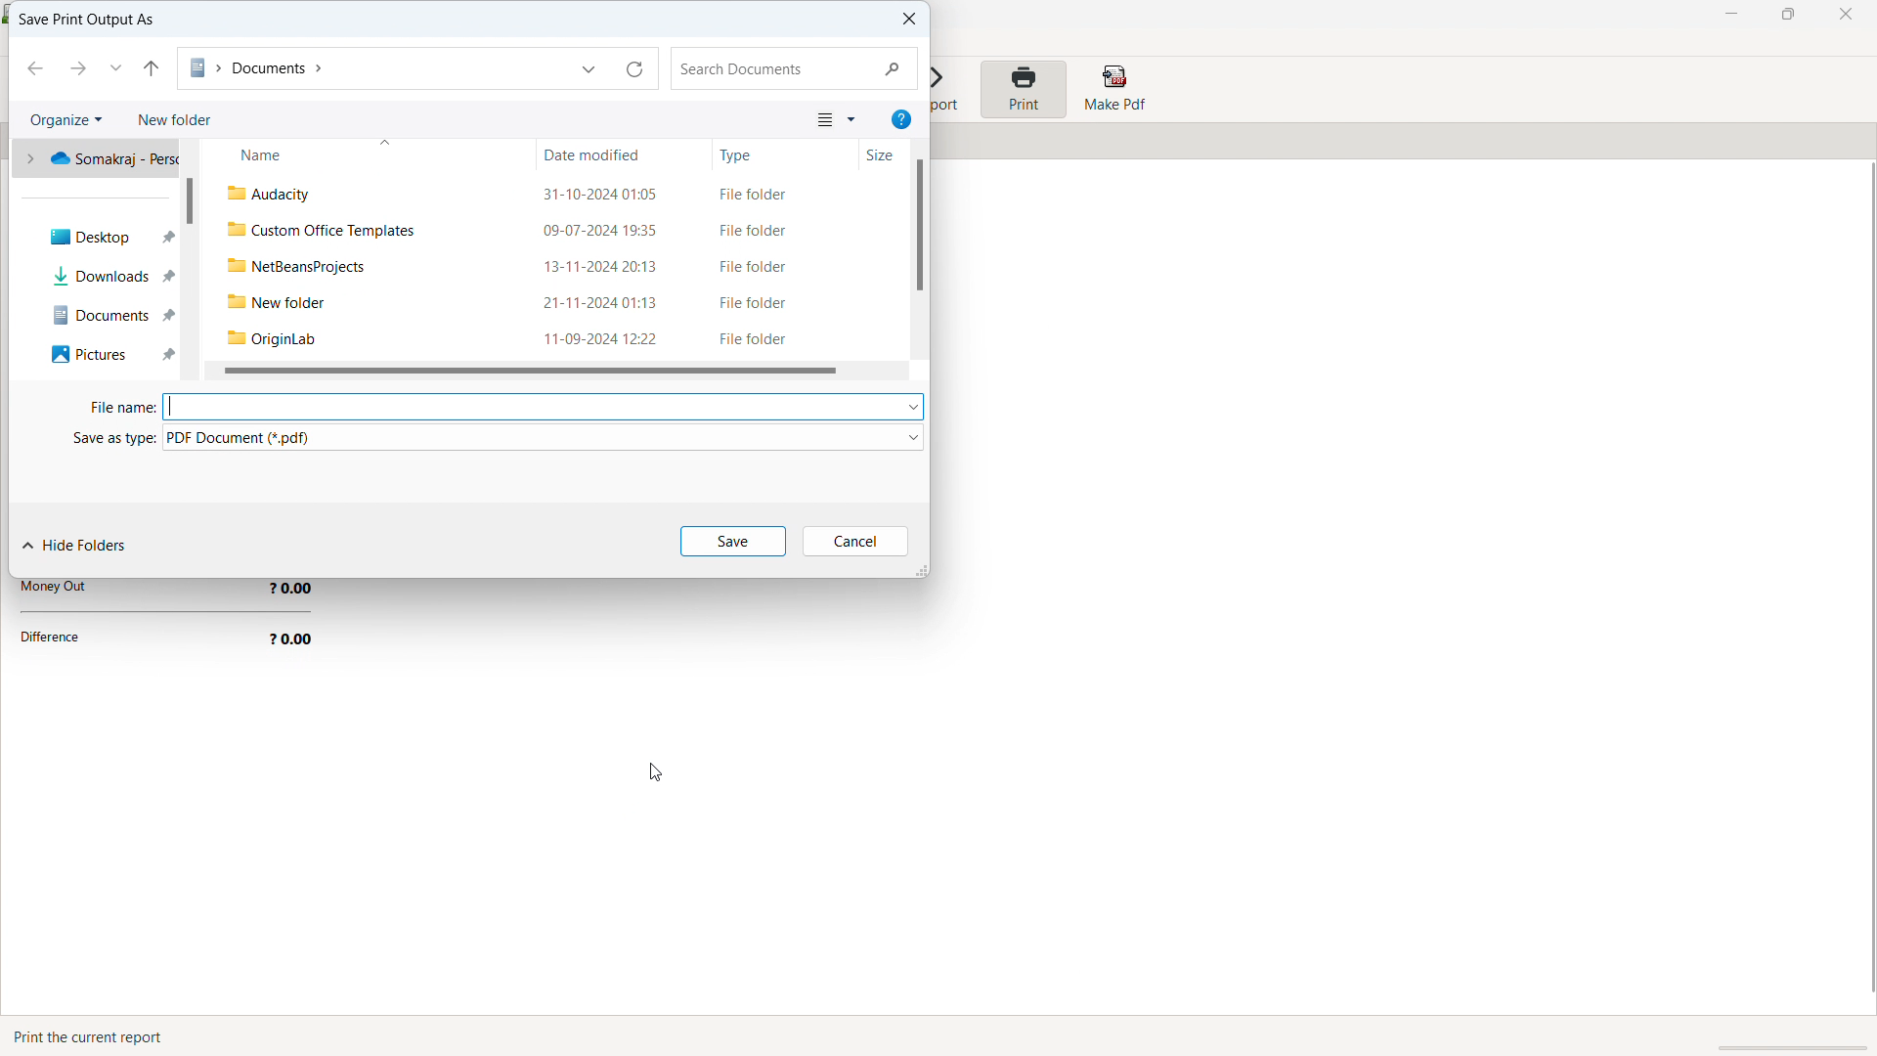 This screenshot has width=1877, height=1056. Describe the element at coordinates (174, 119) in the screenshot. I see `new folder` at that location.